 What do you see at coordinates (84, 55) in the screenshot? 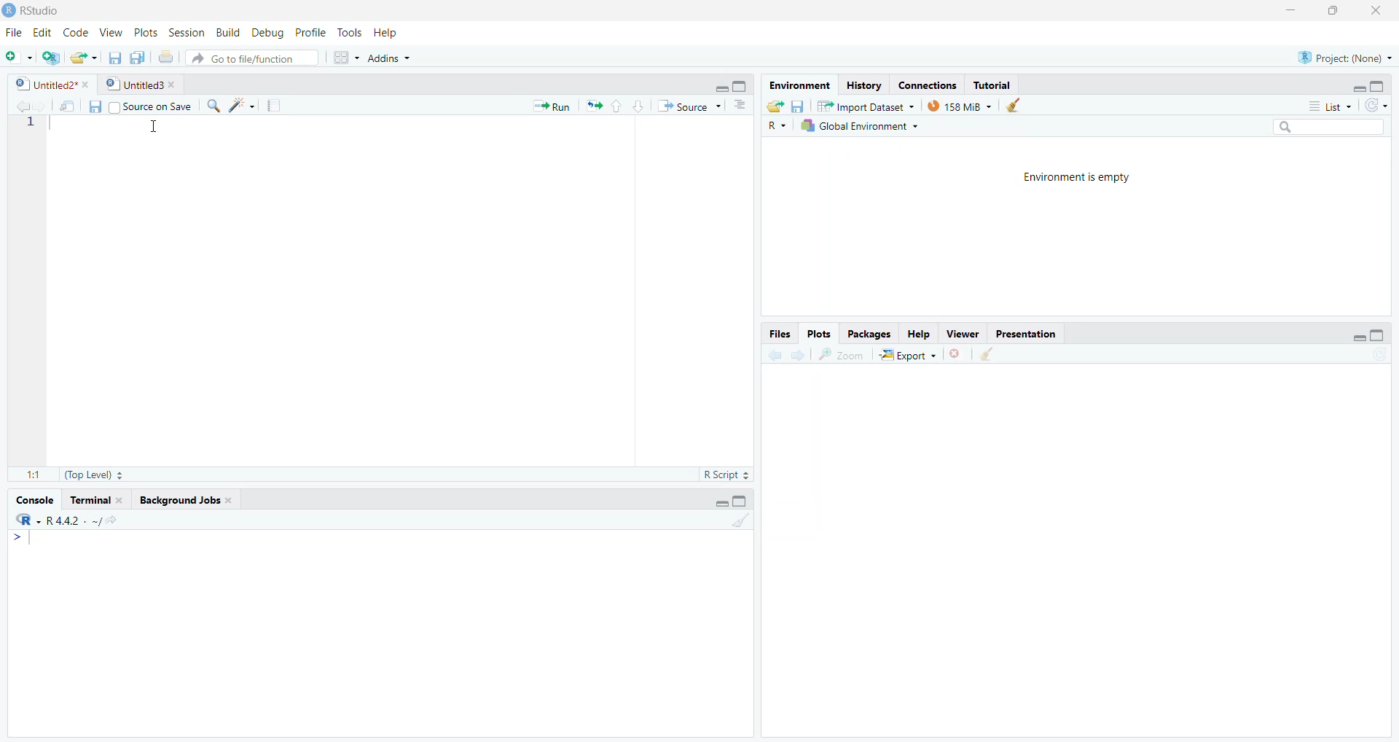
I see `Open project` at bounding box center [84, 55].